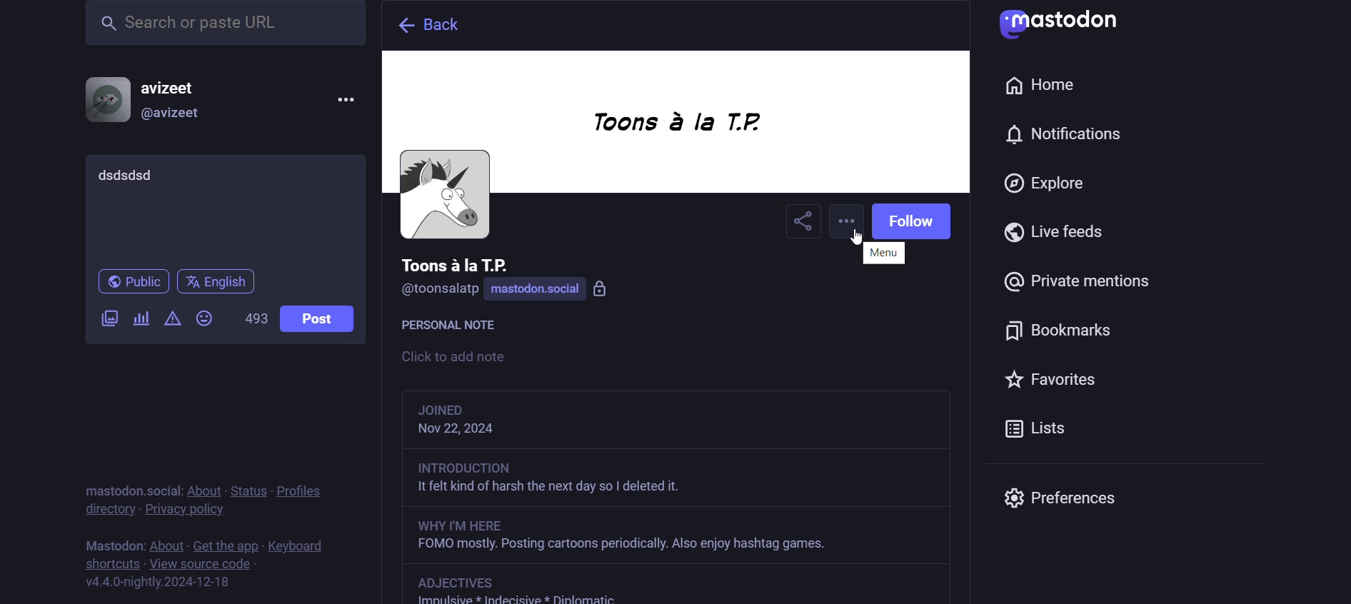 The height and width of the screenshot is (604, 1351). I want to click on search, so click(225, 29).